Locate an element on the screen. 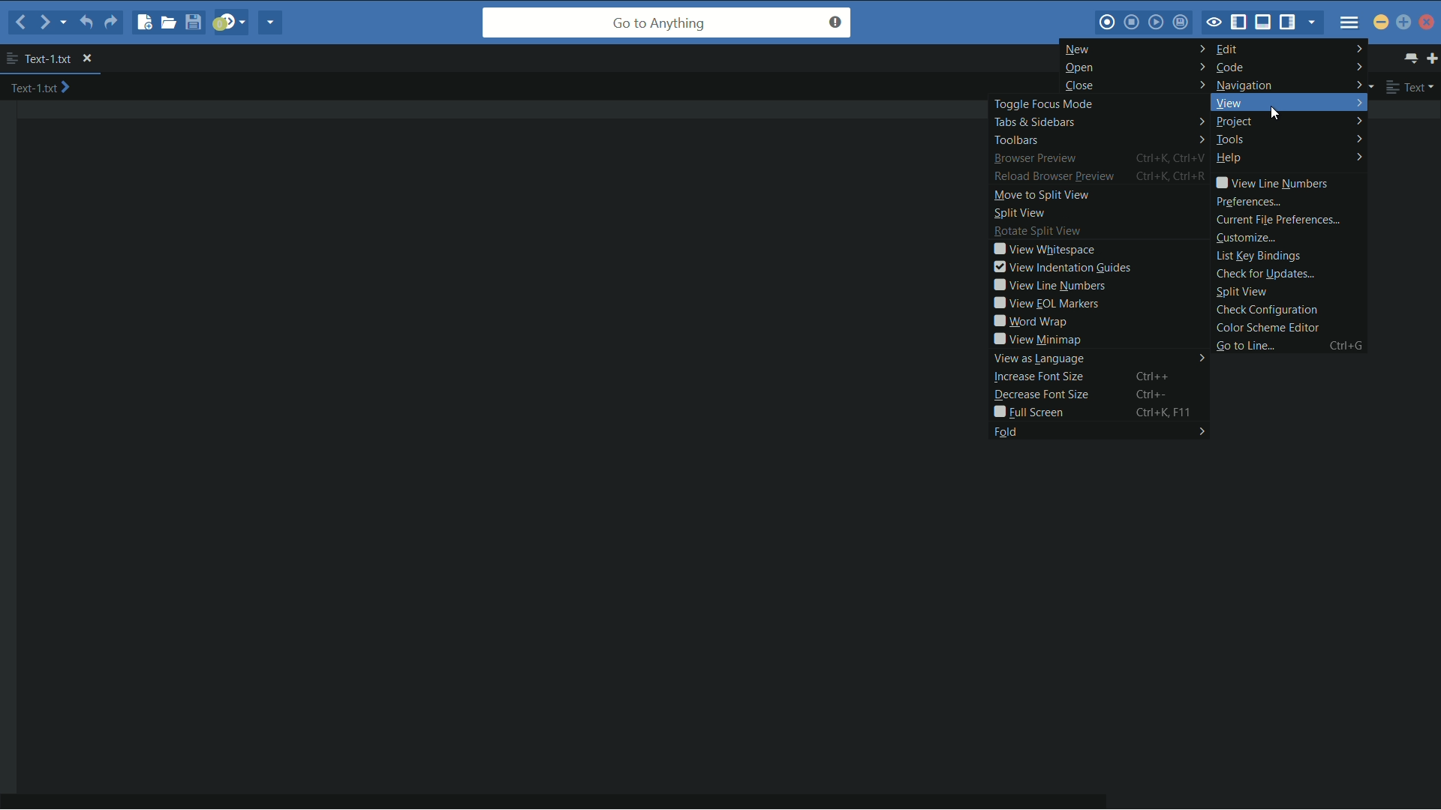  list key bindings is located at coordinates (1257, 255).